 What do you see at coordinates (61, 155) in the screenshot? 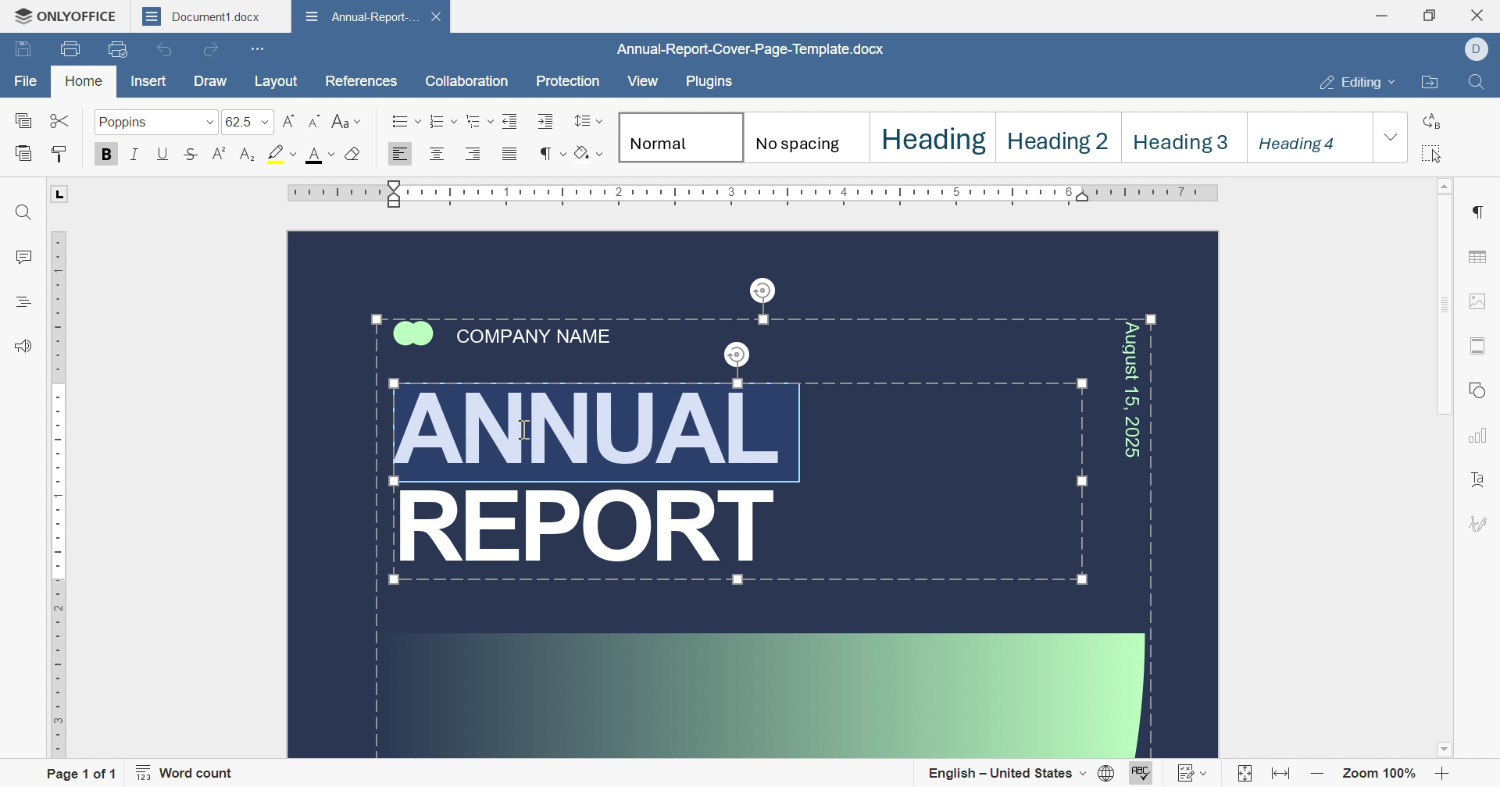
I see `copy style` at bounding box center [61, 155].